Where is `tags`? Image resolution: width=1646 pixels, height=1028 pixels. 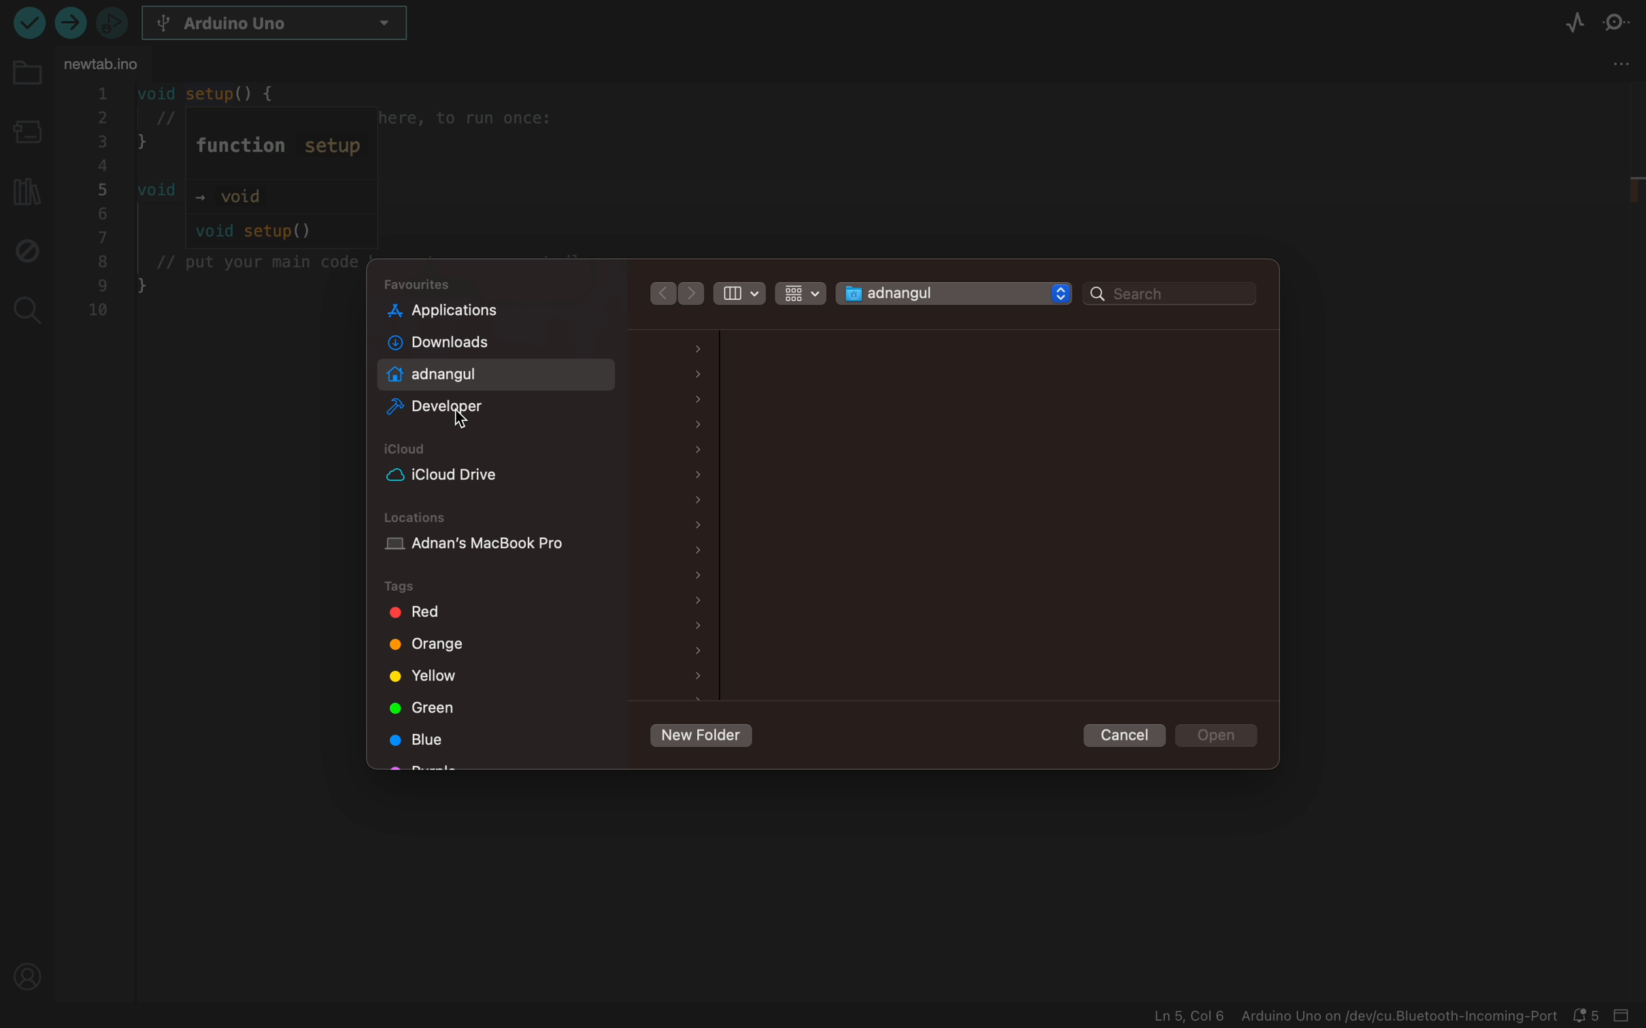
tags is located at coordinates (422, 706).